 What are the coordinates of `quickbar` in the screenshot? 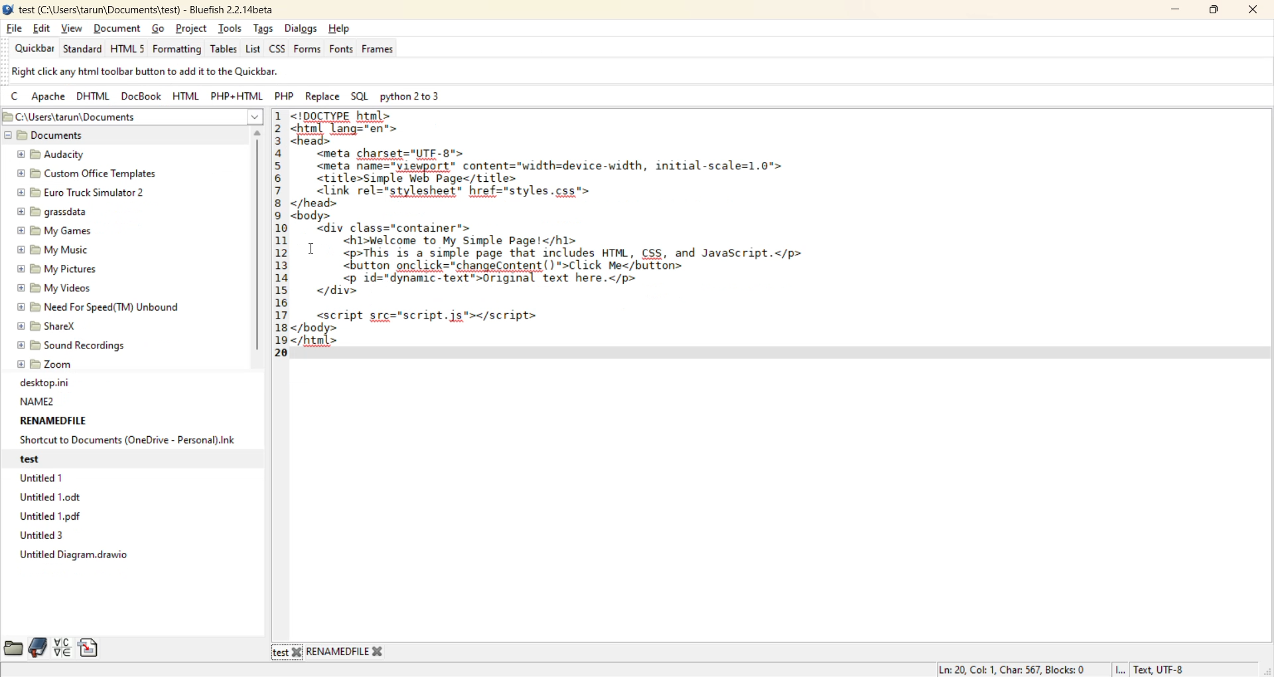 It's located at (36, 49).